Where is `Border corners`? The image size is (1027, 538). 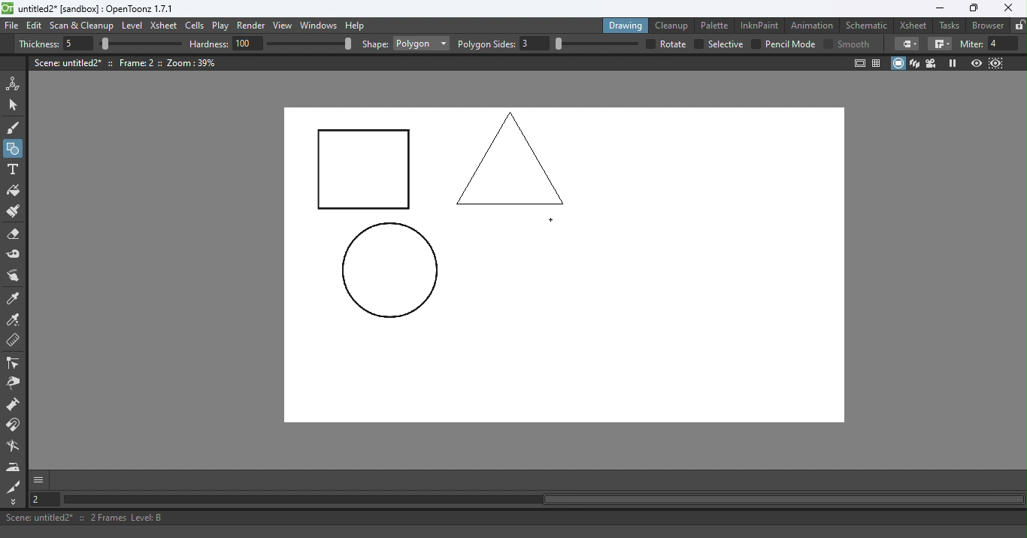 Border corners is located at coordinates (940, 44).